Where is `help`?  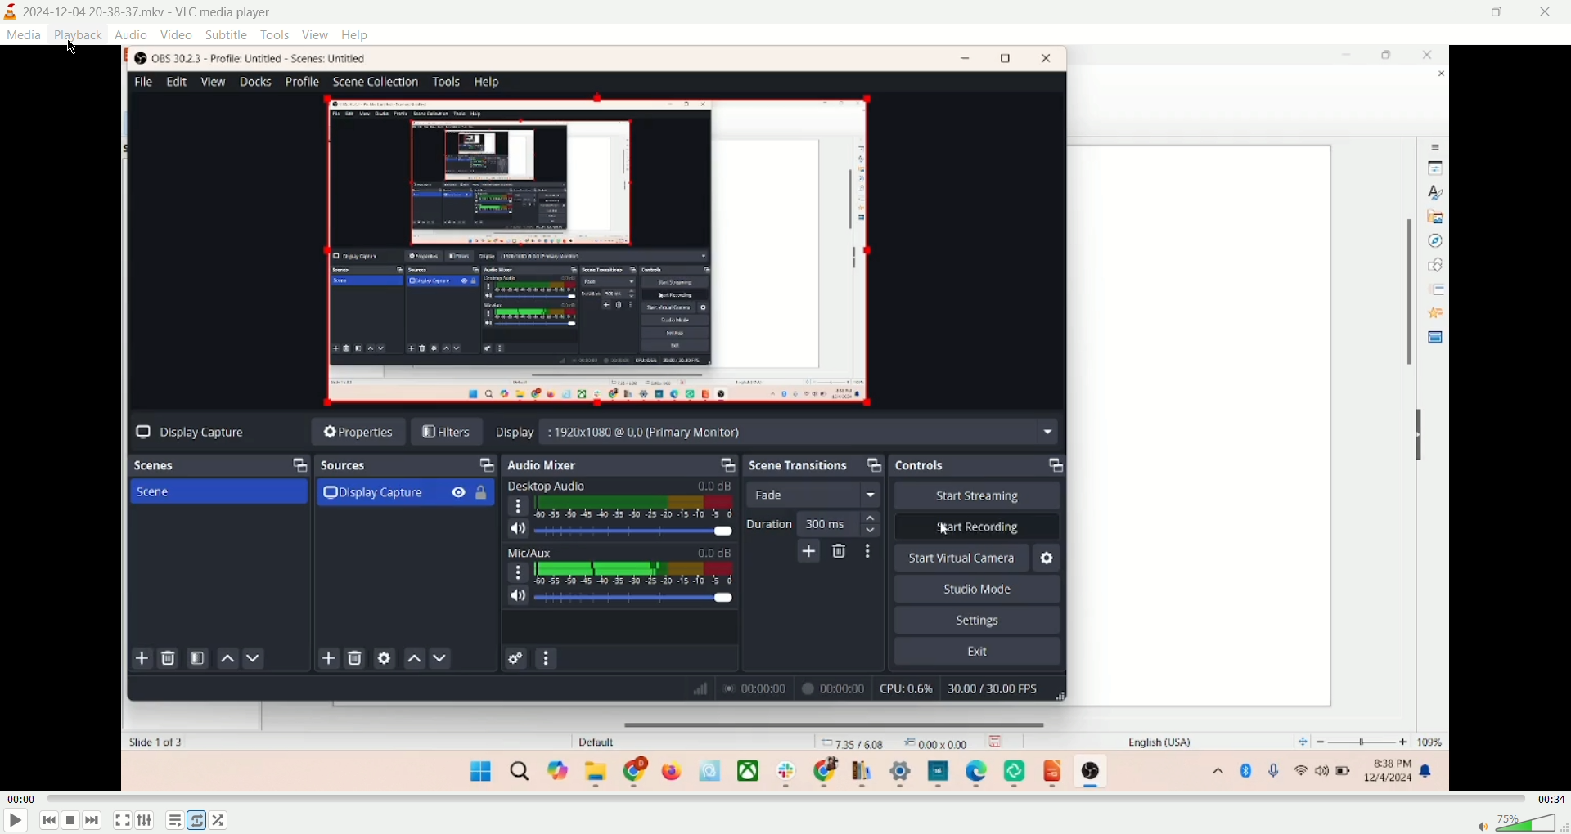
help is located at coordinates (353, 36).